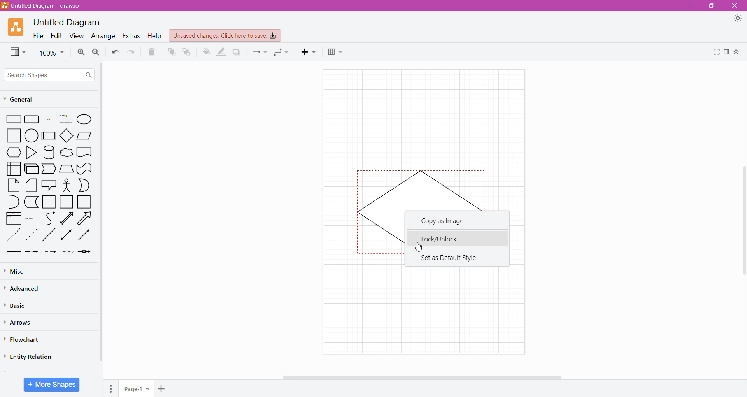 Image resolution: width=747 pixels, height=397 pixels. I want to click on Data Storage, so click(32, 202).